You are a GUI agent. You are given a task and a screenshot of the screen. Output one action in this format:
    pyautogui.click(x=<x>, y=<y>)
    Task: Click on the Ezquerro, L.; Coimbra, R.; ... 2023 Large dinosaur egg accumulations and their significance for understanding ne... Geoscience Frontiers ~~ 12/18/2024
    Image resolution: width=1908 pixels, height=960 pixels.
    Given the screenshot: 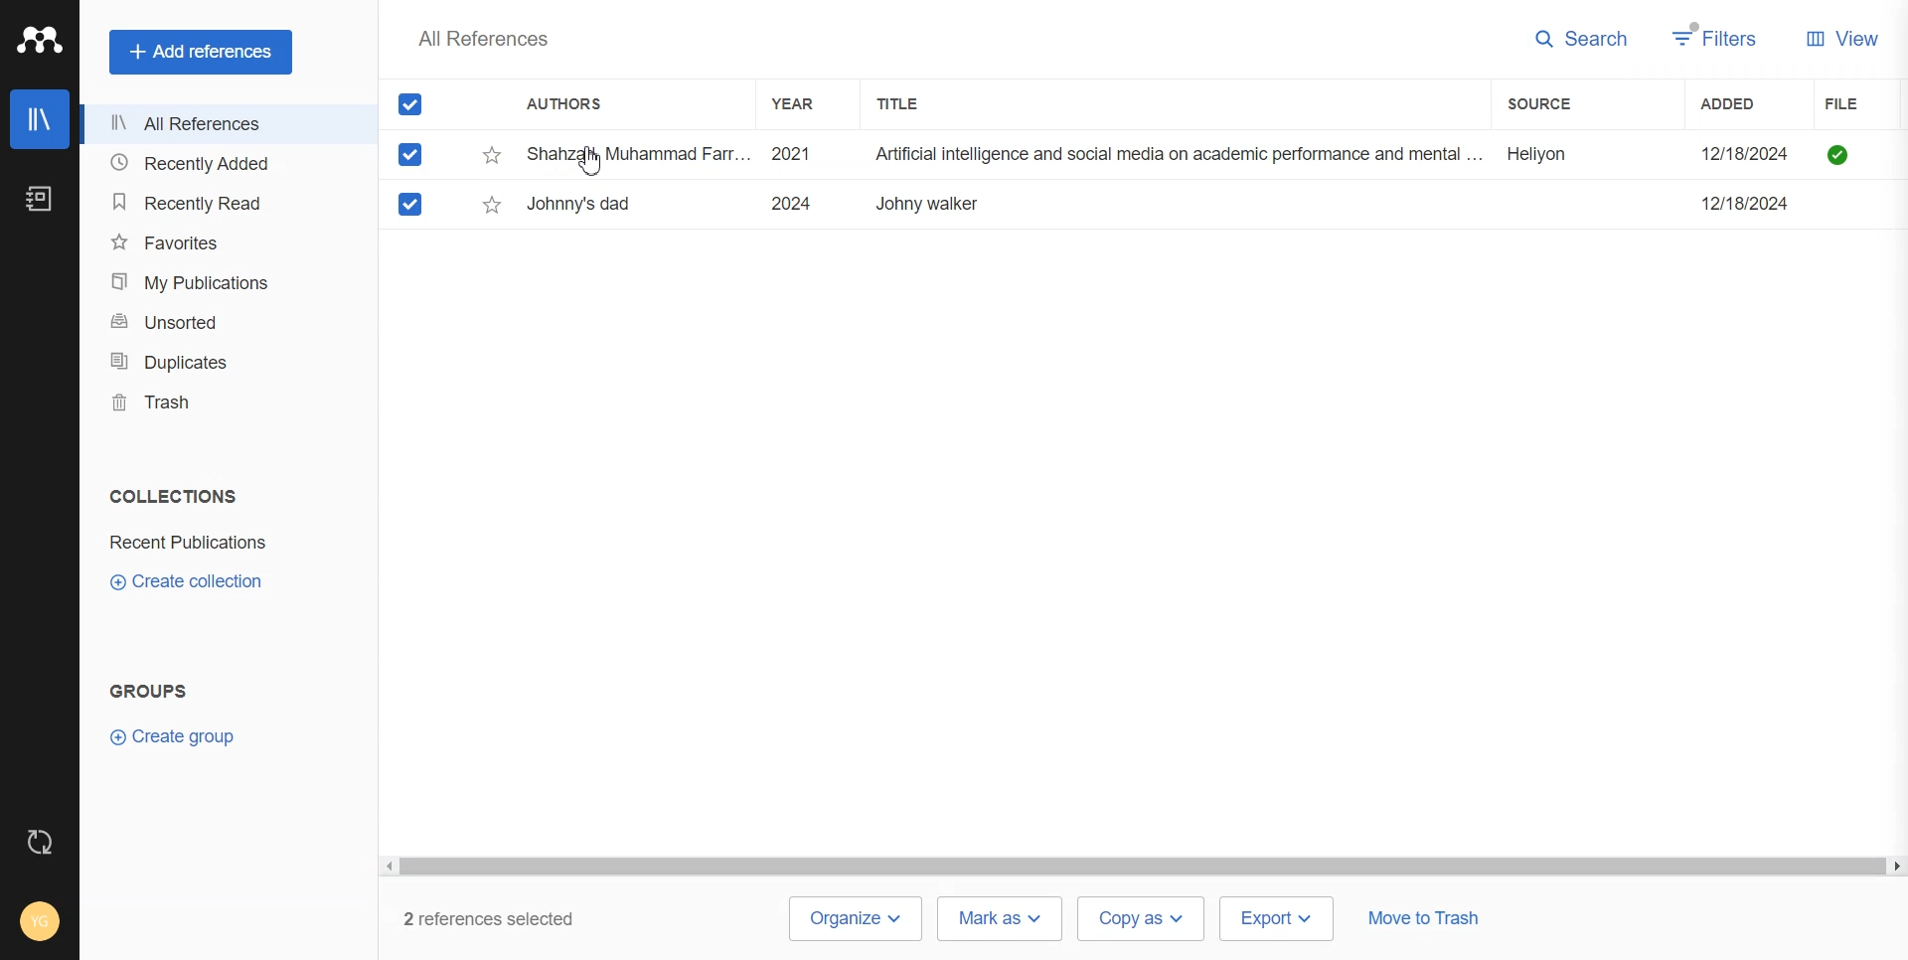 What is the action you would take?
    pyautogui.click(x=1165, y=204)
    